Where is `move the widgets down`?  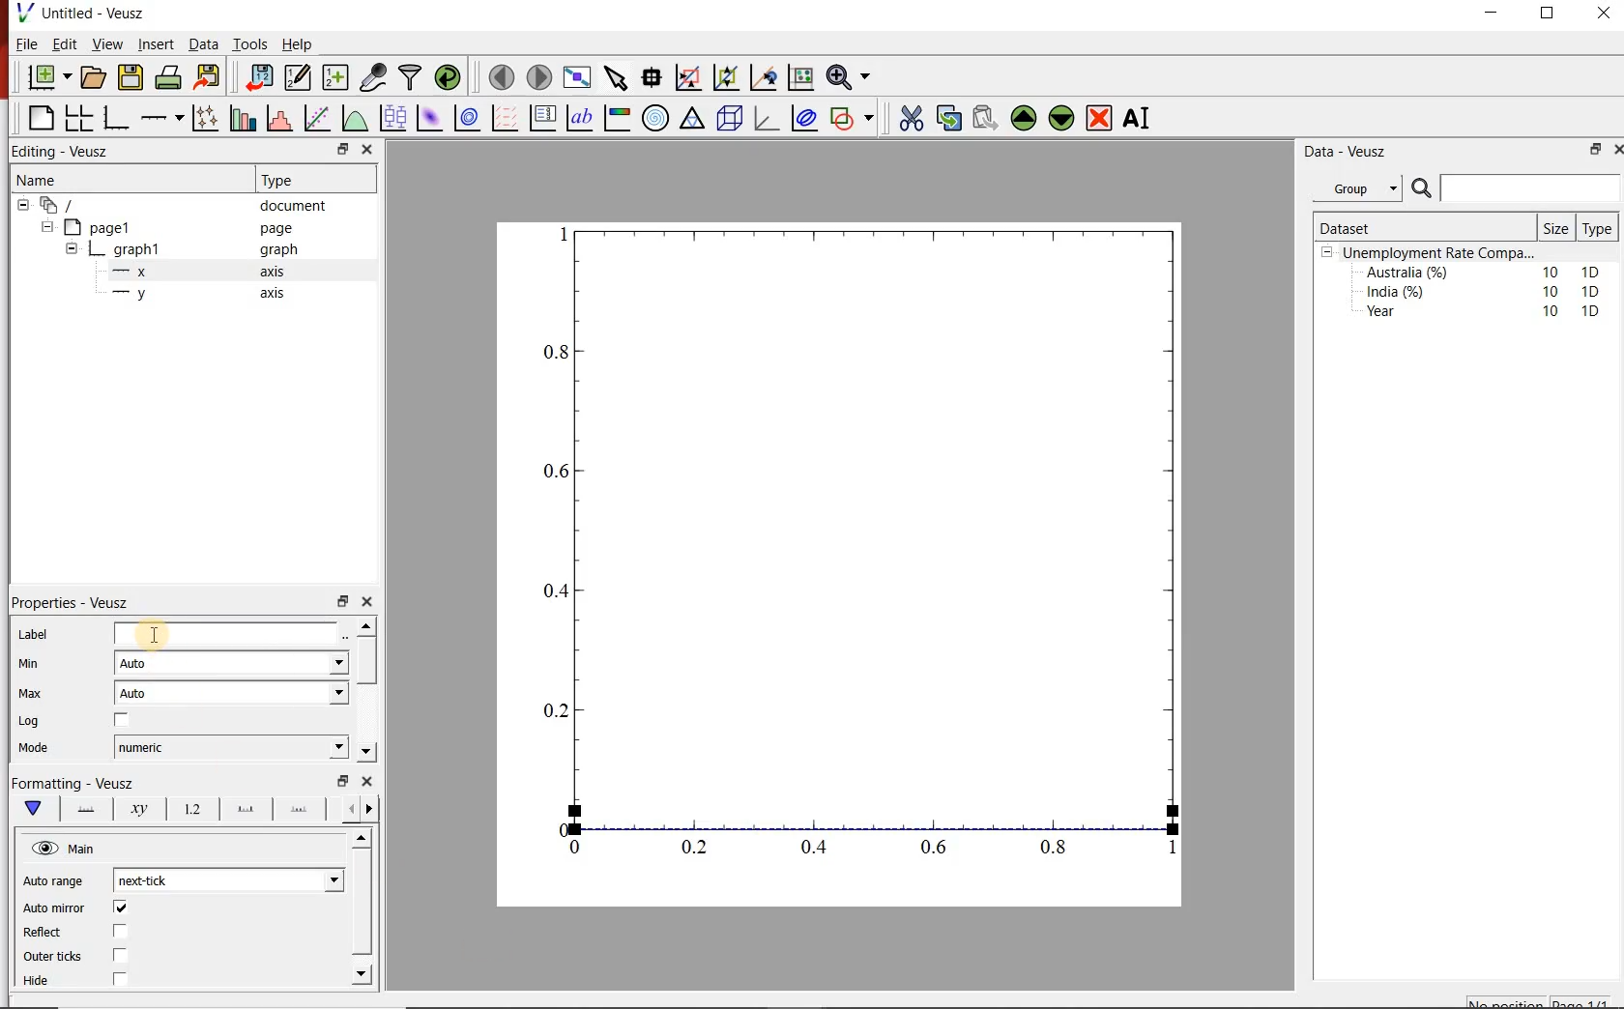 move the widgets down is located at coordinates (1059, 118).